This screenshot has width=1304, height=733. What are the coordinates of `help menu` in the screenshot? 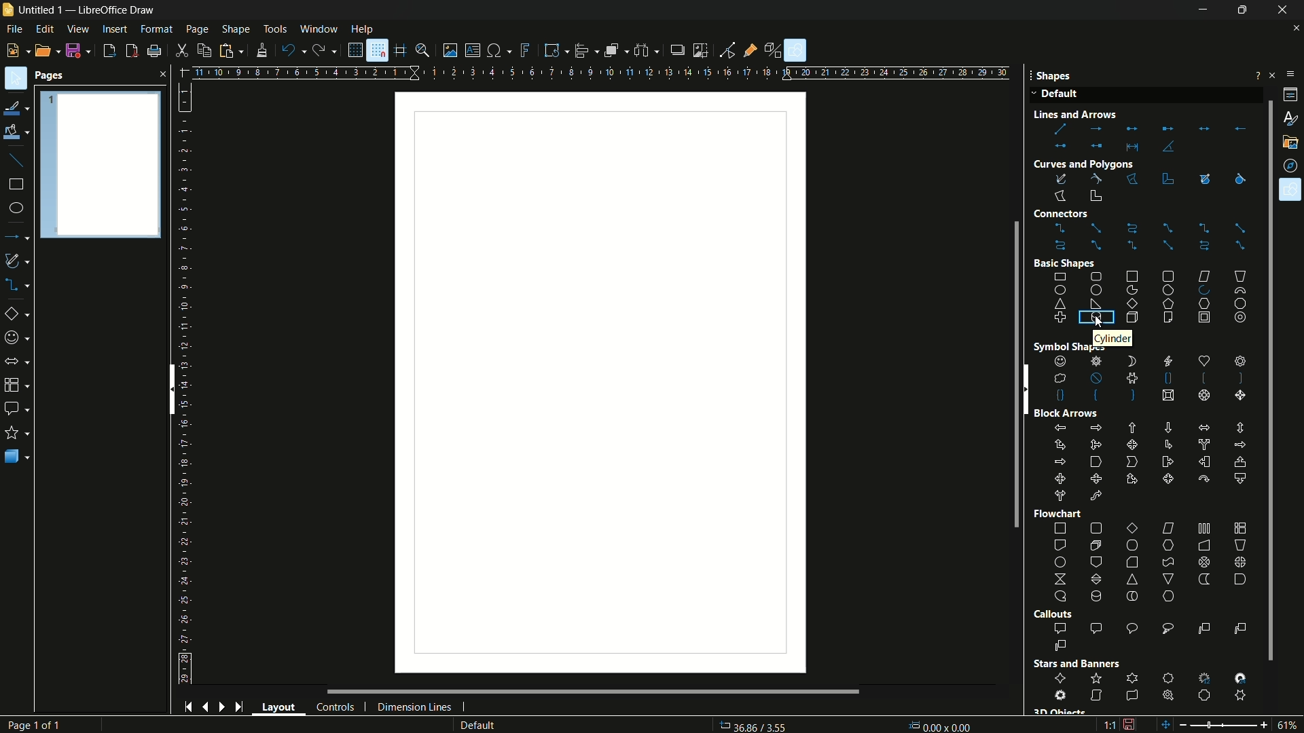 It's located at (361, 29).